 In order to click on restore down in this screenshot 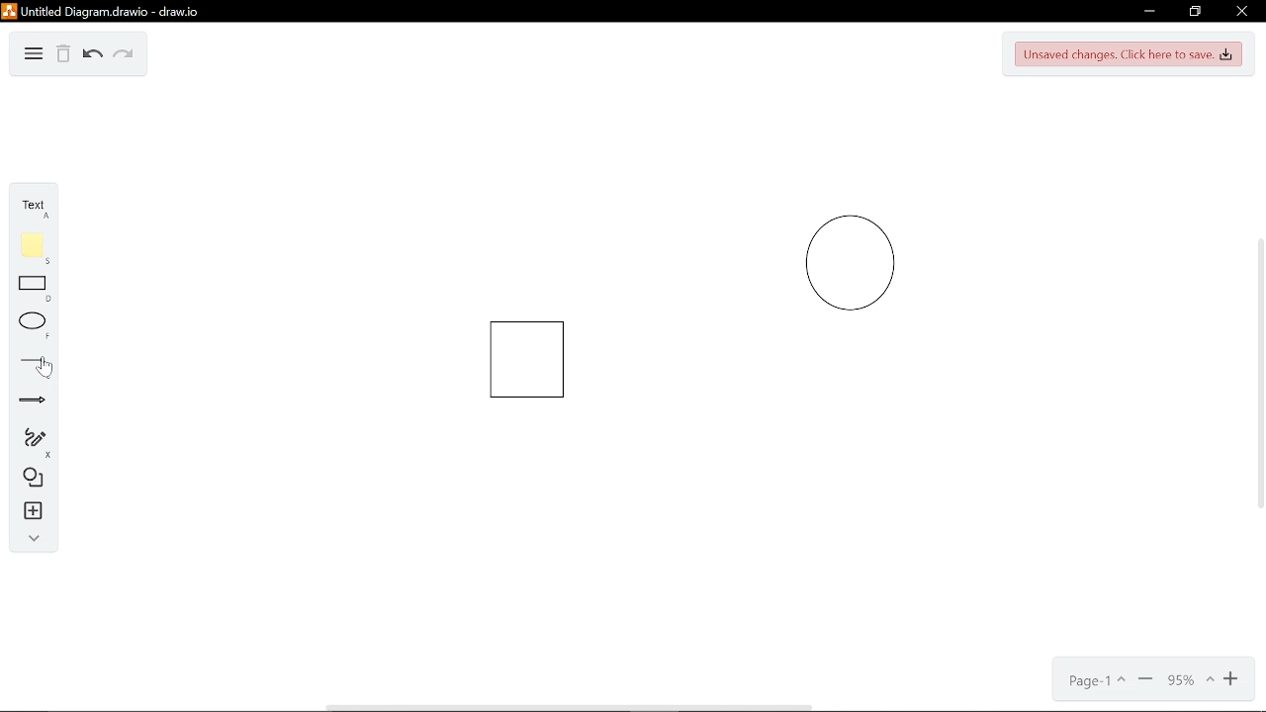, I will do `click(1193, 12)`.